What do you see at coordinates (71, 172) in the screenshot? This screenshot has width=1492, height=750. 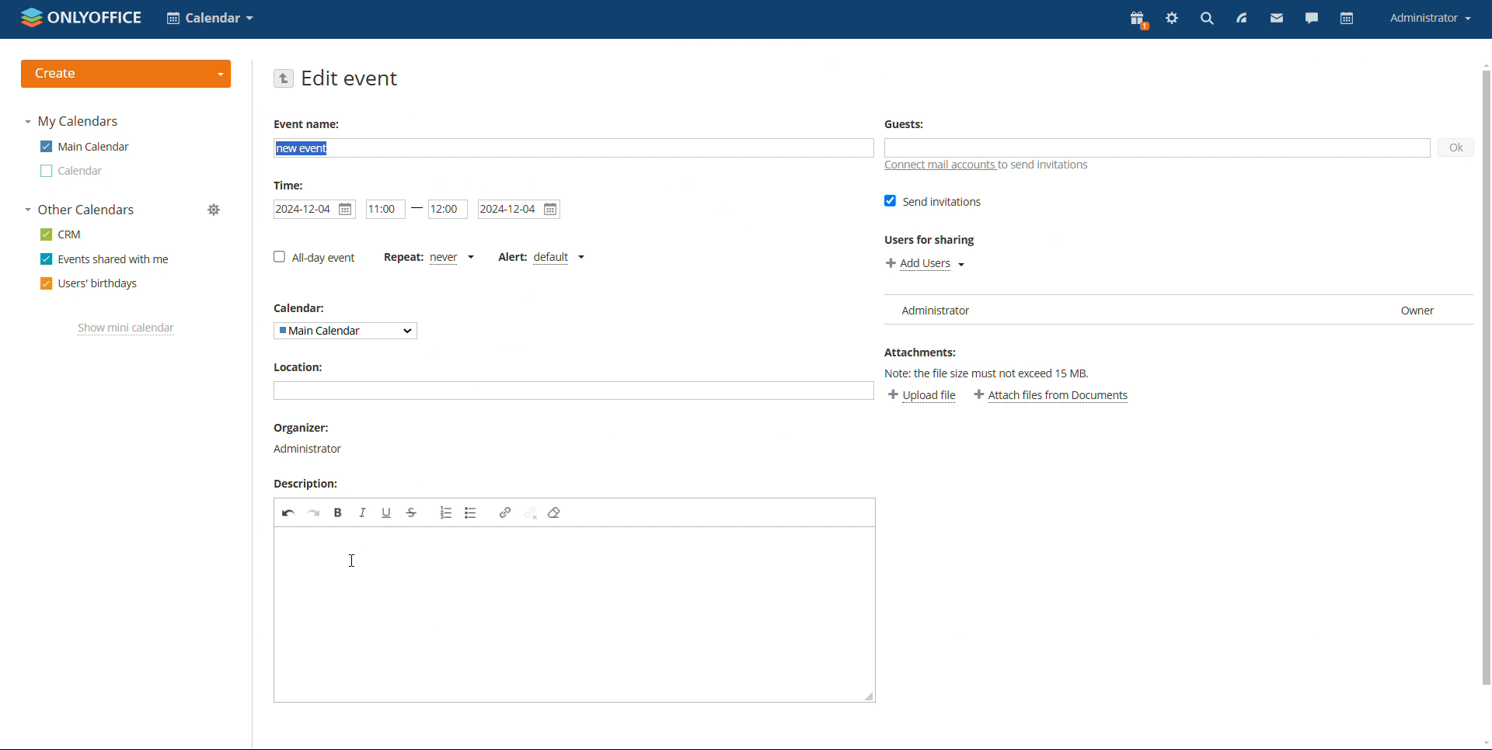 I see `calendar` at bounding box center [71, 172].